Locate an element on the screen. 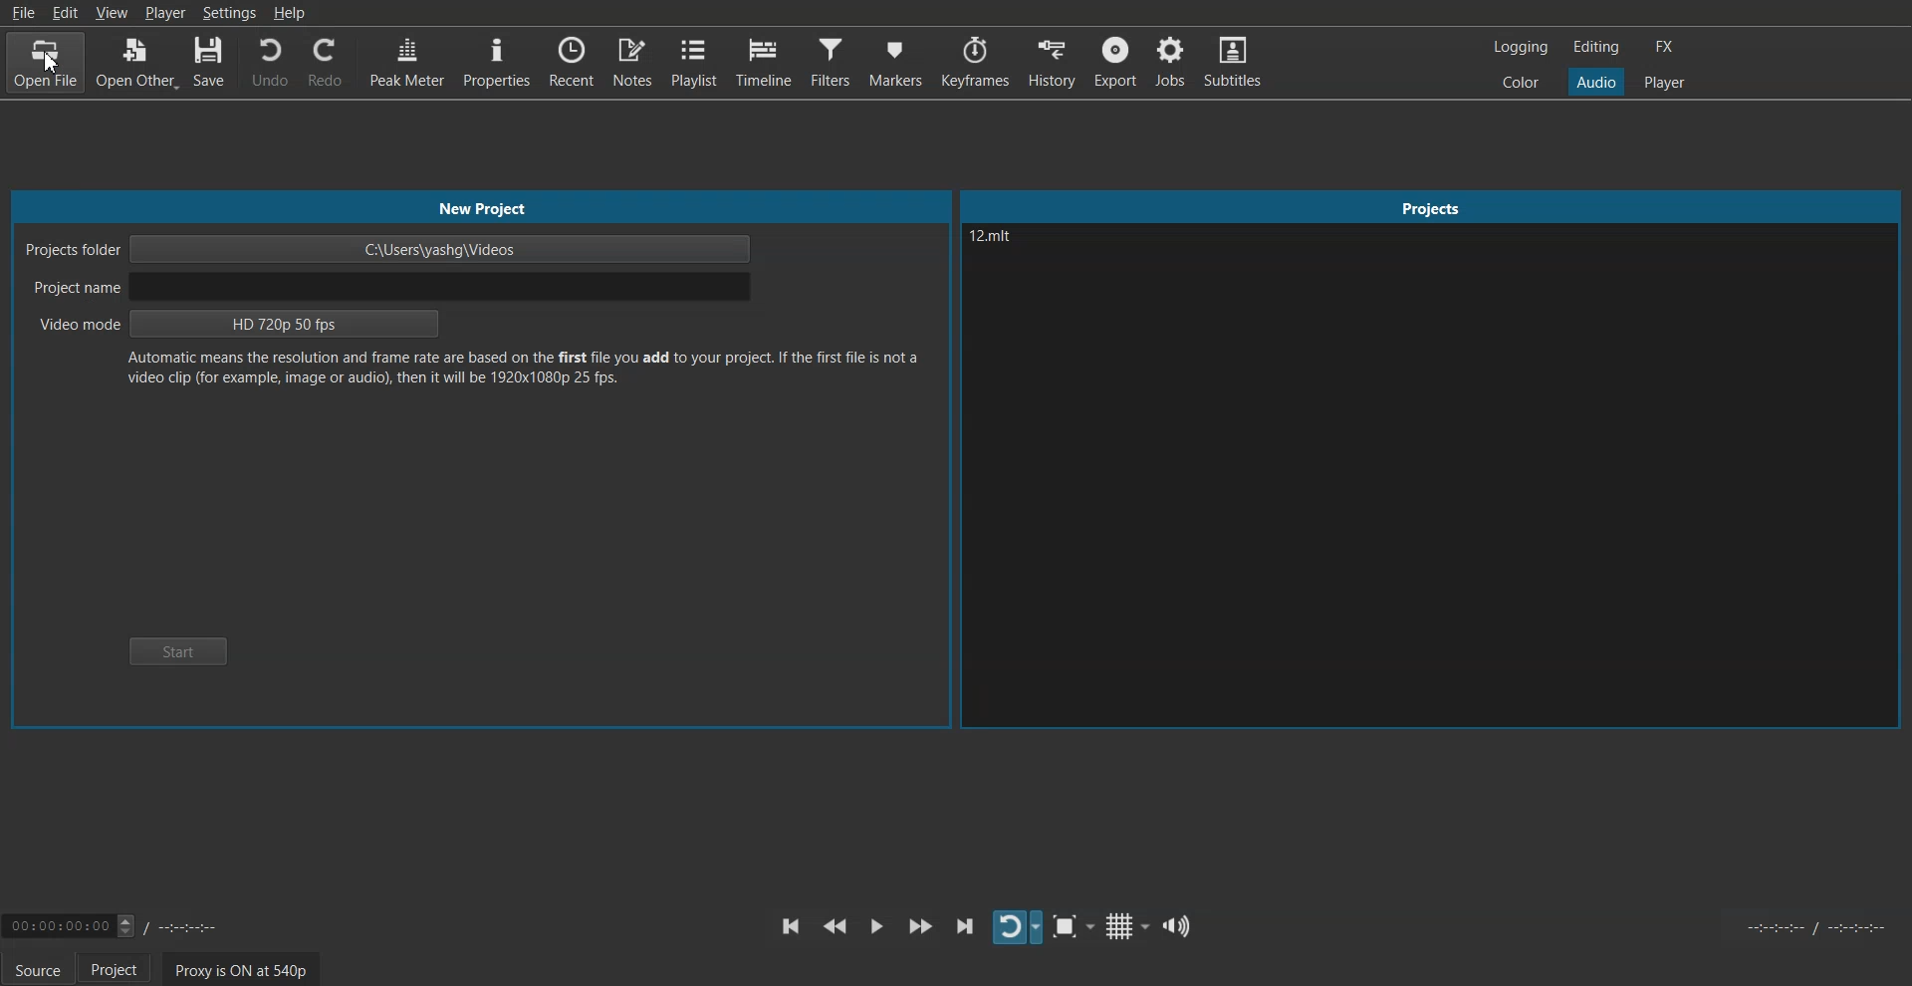 This screenshot has height=986, width=1912. Proxy is ON at 540p  is located at coordinates (239, 968).